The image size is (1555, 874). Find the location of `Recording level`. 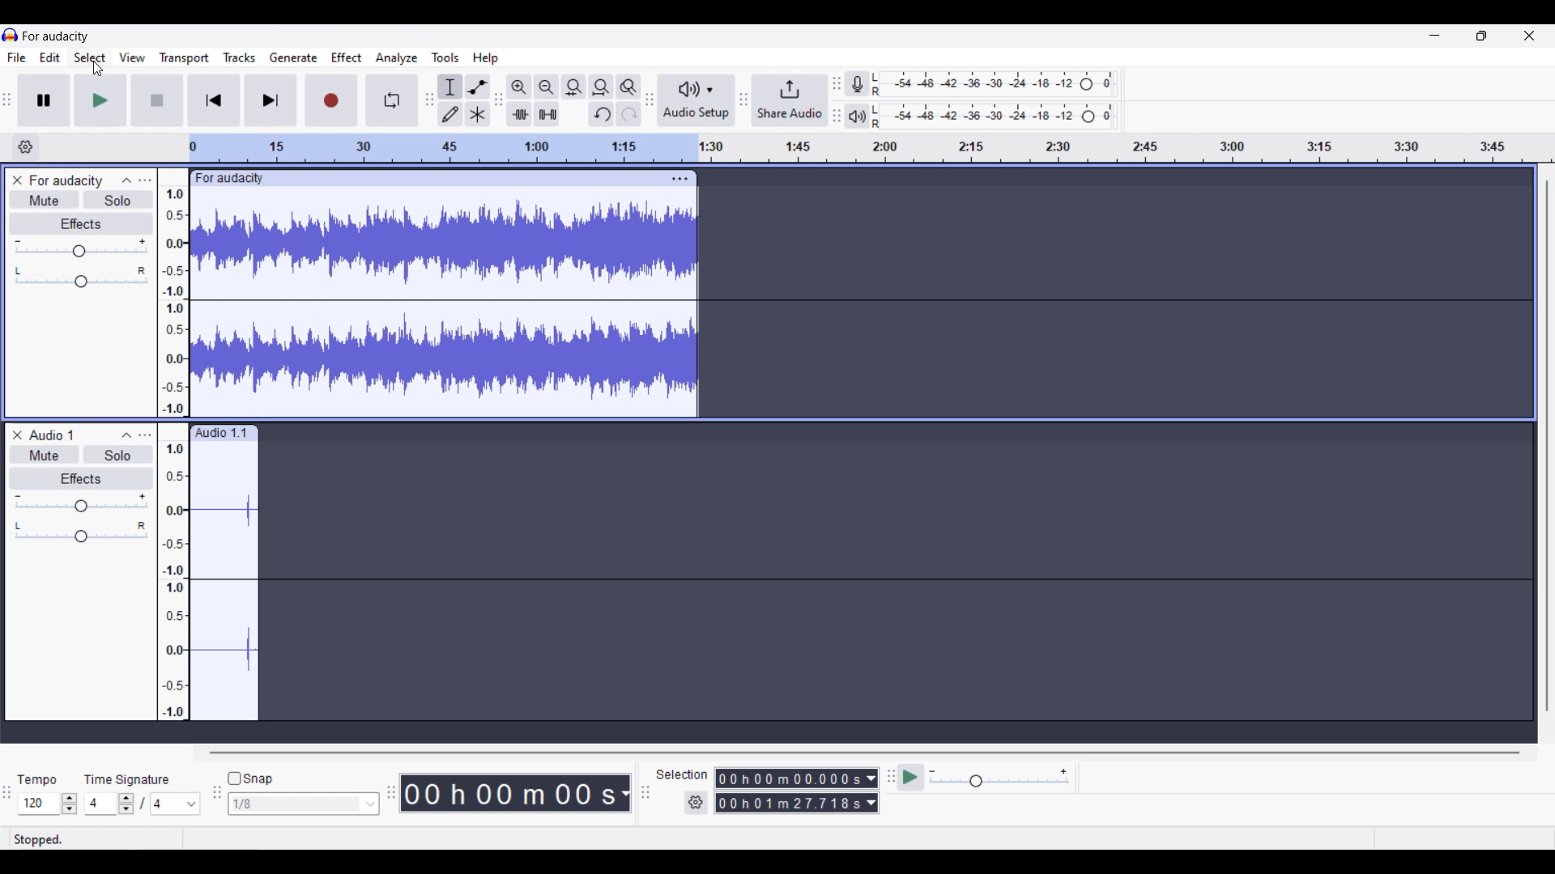

Recording level is located at coordinates (995, 84).